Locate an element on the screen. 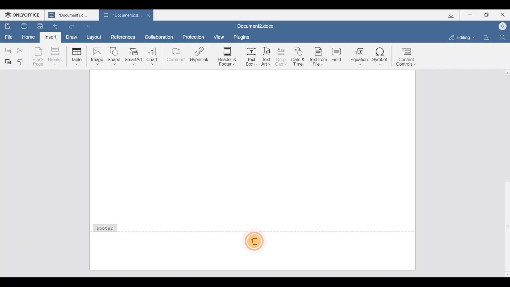 This screenshot has width=510, height=287. Scroll bar is located at coordinates (505, 172).